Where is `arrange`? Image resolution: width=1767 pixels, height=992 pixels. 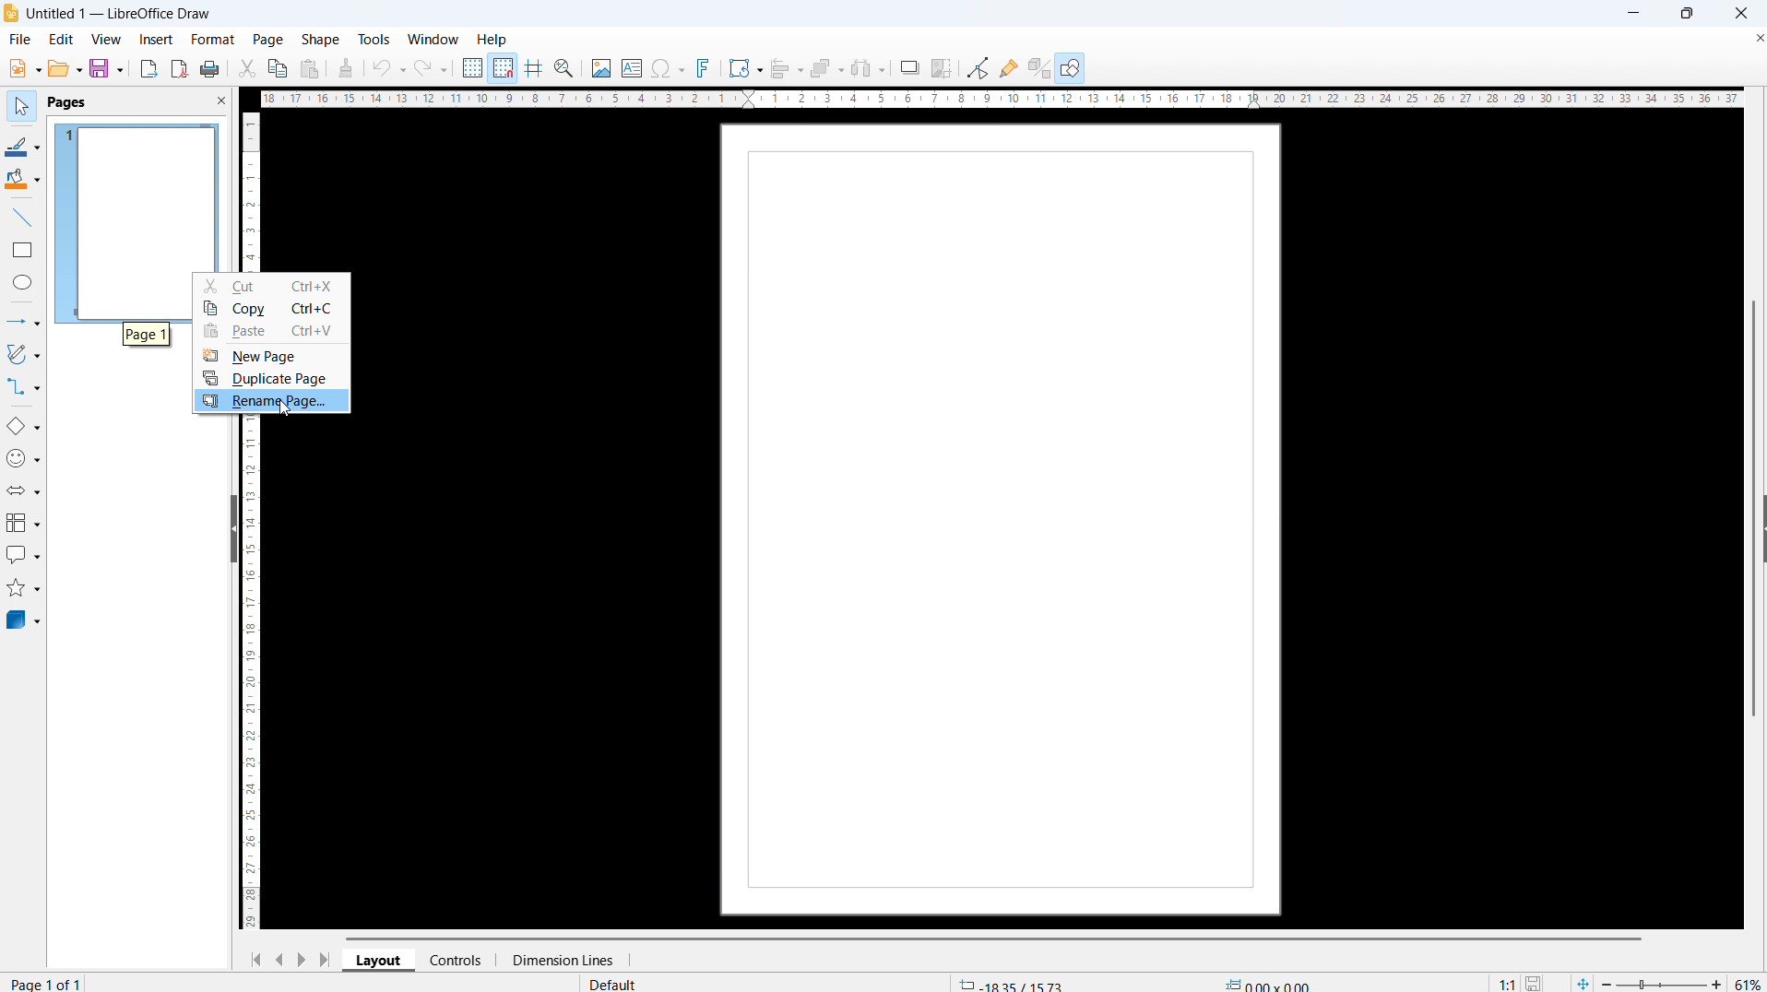
arrange is located at coordinates (825, 68).